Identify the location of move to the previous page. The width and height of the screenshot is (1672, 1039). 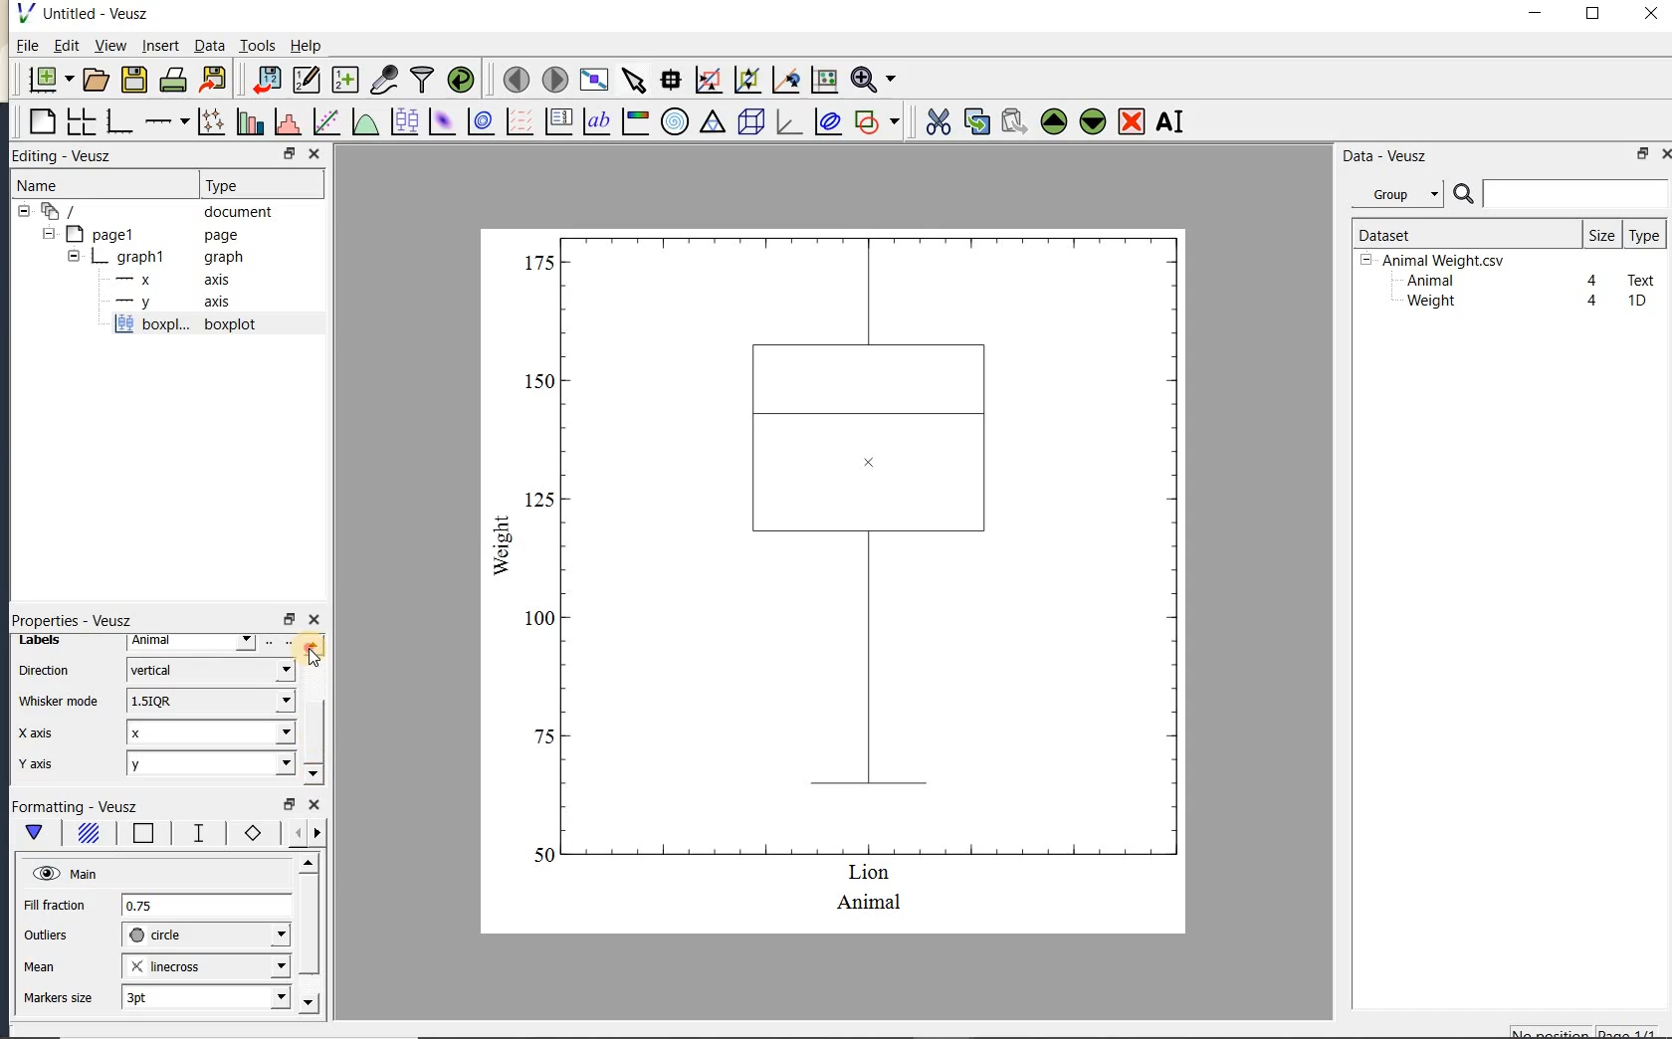
(513, 78).